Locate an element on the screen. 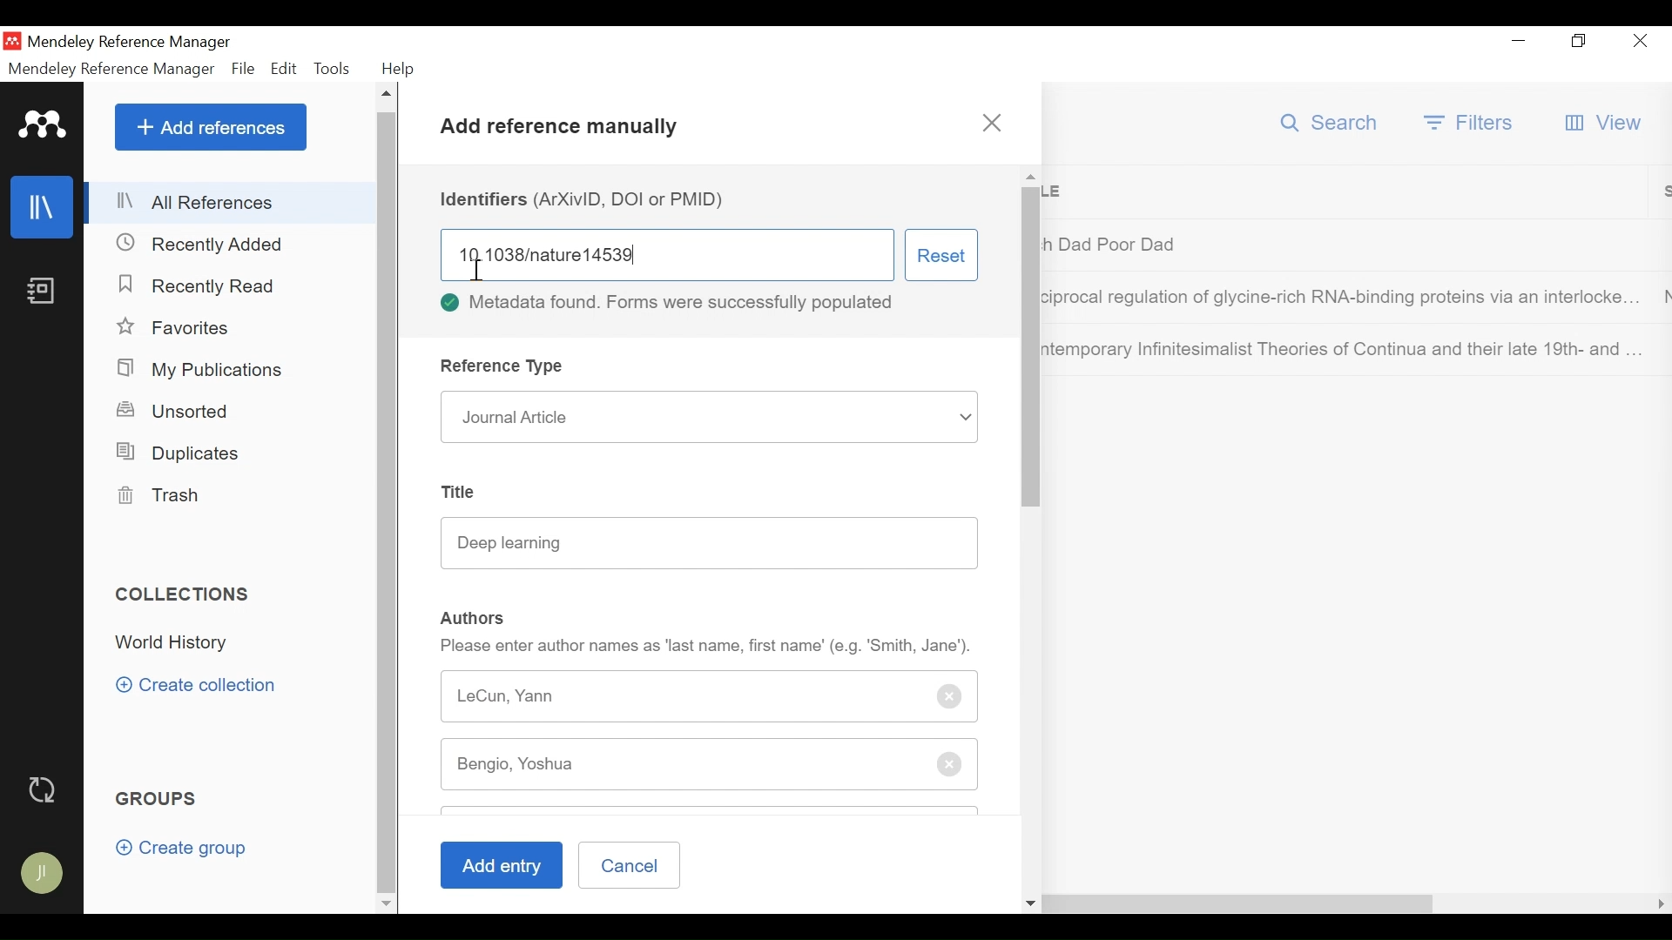 This screenshot has width=1672, height=940. Trash is located at coordinates (165, 495).